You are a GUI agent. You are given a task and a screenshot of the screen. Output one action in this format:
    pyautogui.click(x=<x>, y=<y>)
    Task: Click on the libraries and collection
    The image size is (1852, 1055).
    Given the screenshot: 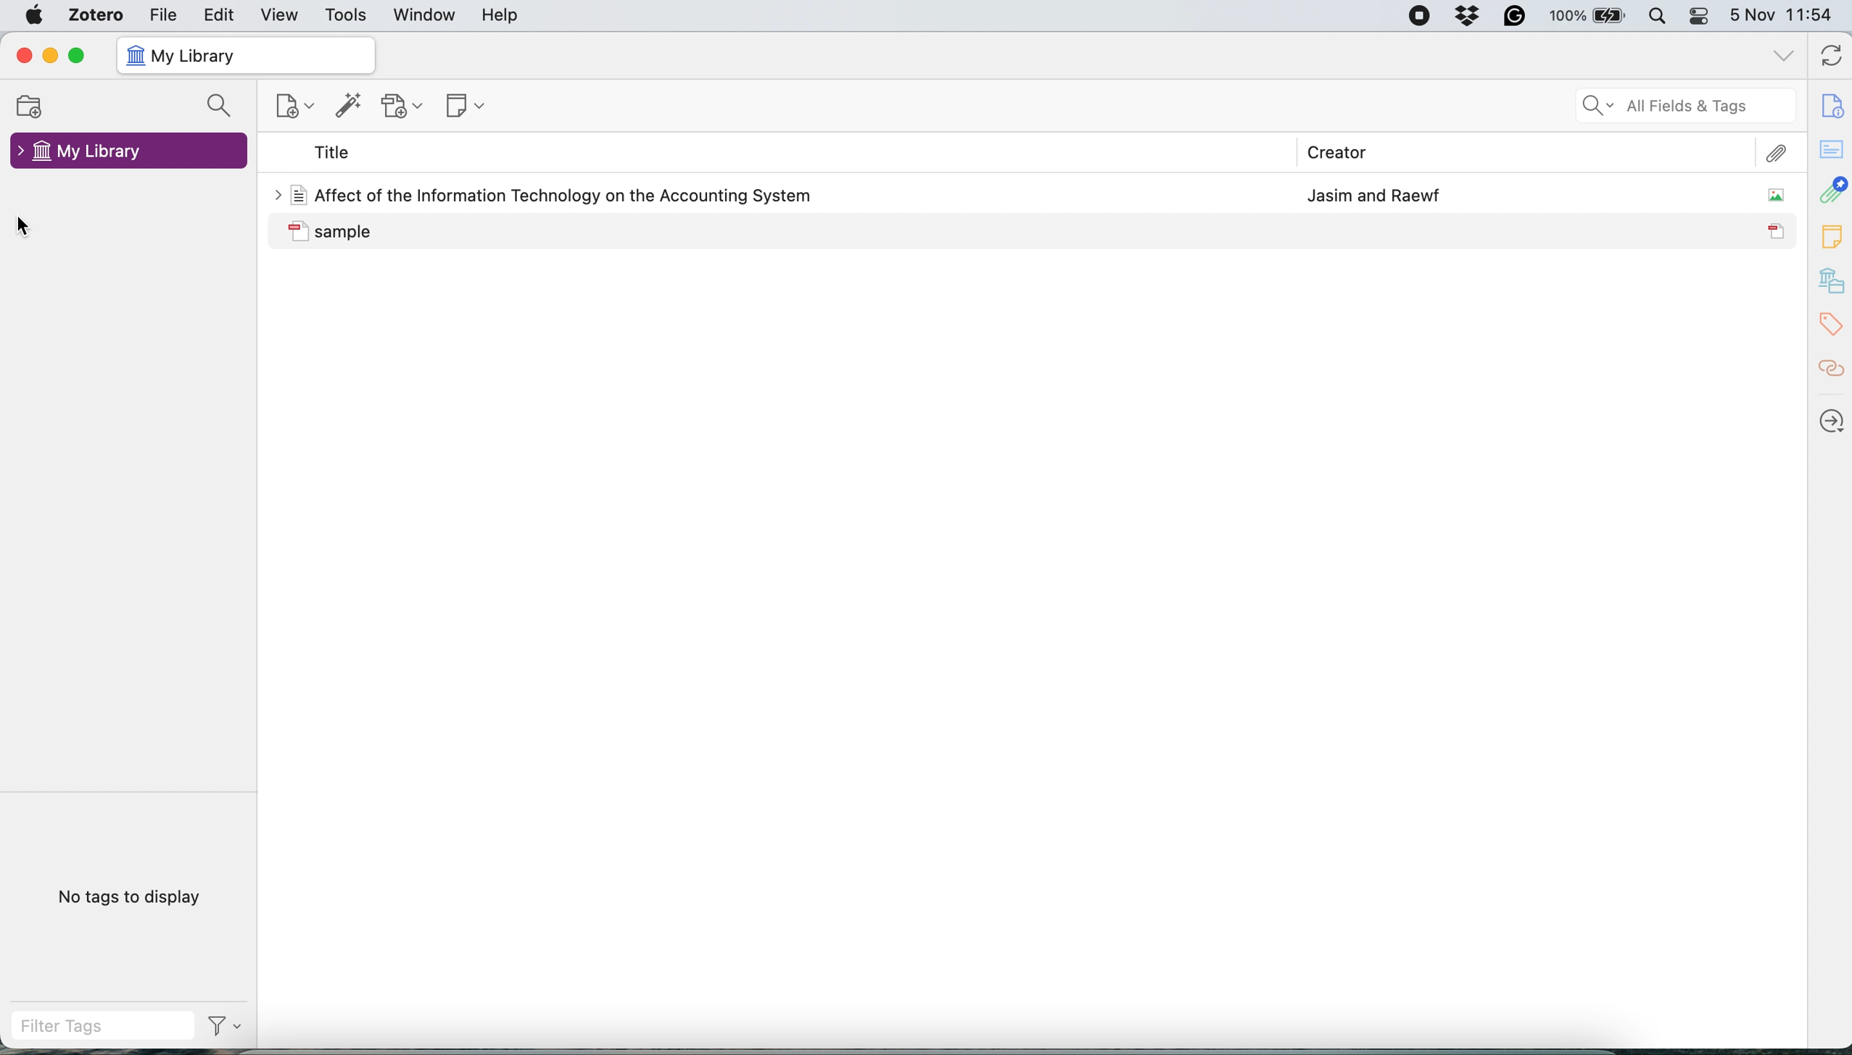 What is the action you would take?
    pyautogui.click(x=1829, y=279)
    